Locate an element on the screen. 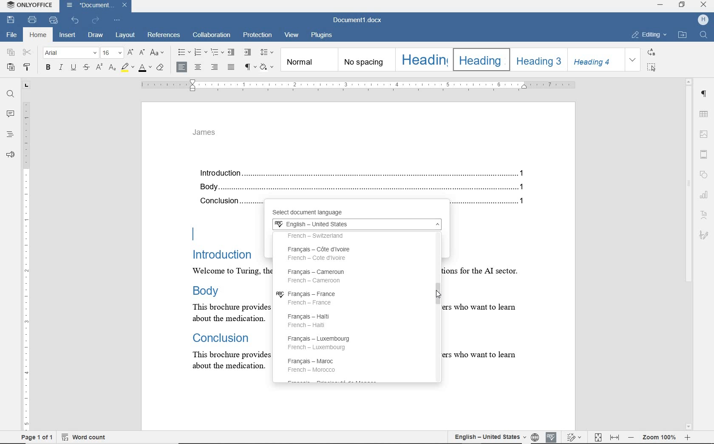 The width and height of the screenshot is (714, 444). French - Switzerland is located at coordinates (332, 236).